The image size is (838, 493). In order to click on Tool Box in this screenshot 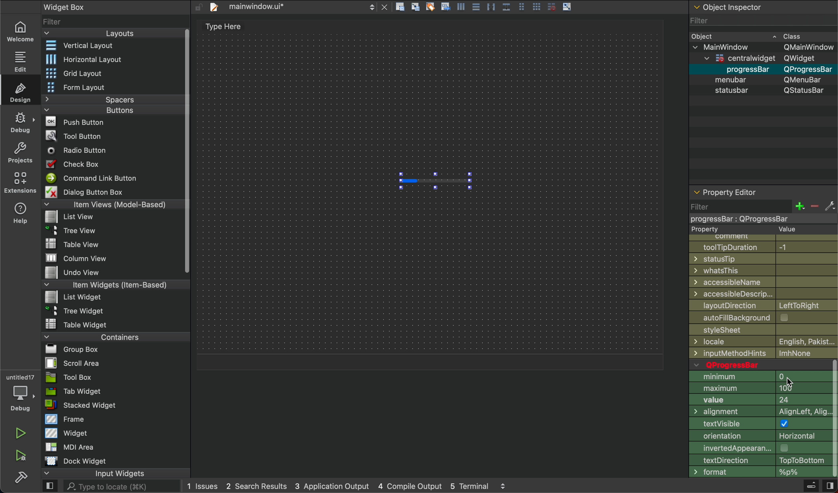, I will do `click(69, 377)`.